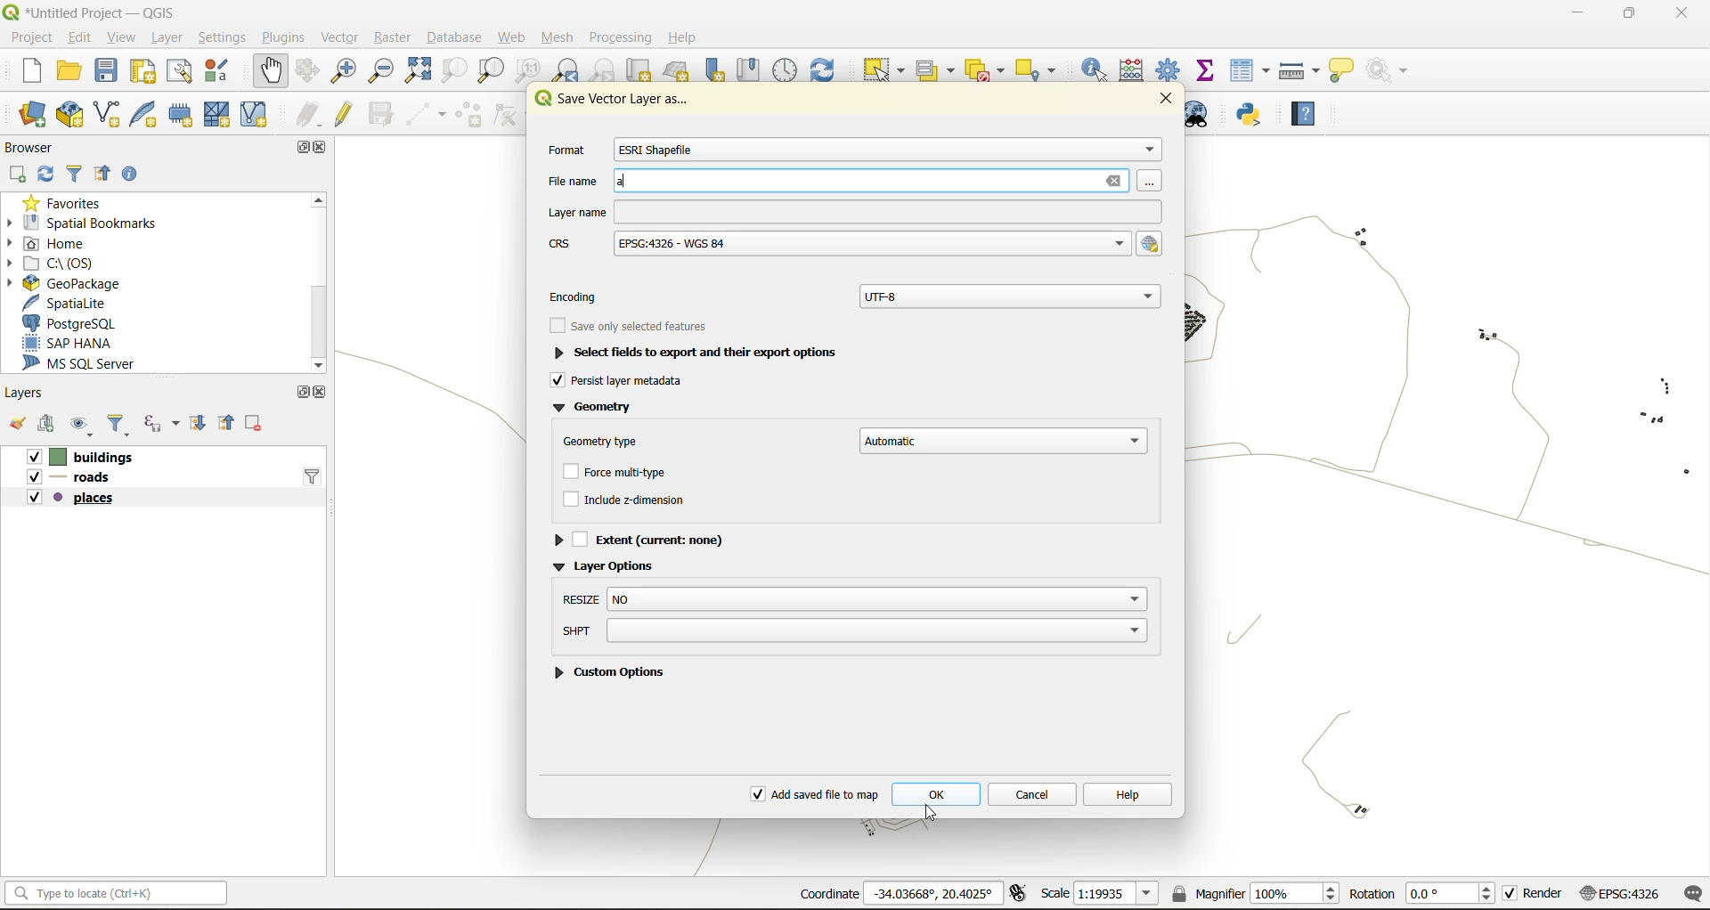 This screenshot has width=1710, height=910. Describe the element at coordinates (1258, 892) in the screenshot. I see `magnifier` at that location.